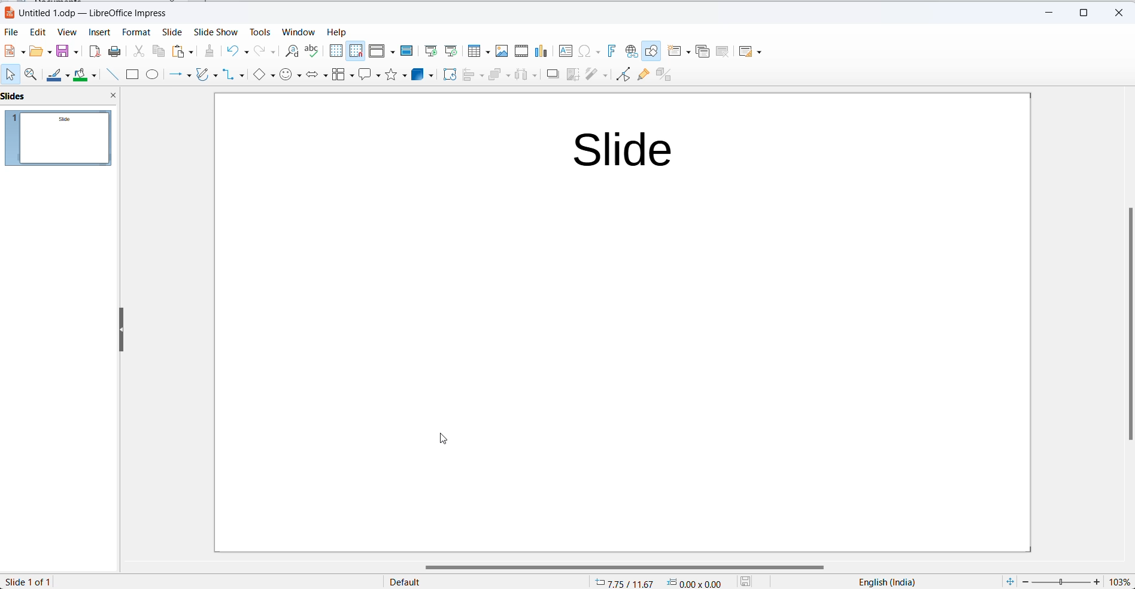  What do you see at coordinates (406, 52) in the screenshot?
I see `Master slide` at bounding box center [406, 52].